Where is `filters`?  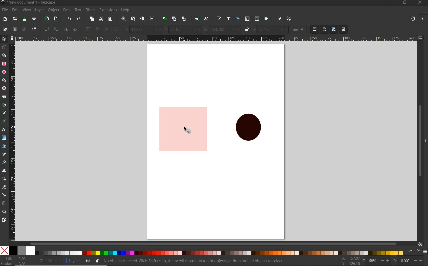 filters is located at coordinates (90, 10).